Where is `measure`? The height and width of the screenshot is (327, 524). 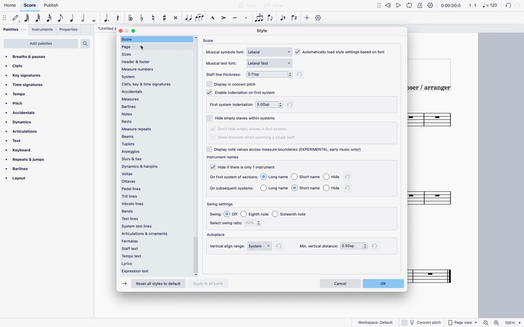
measure is located at coordinates (156, 98).